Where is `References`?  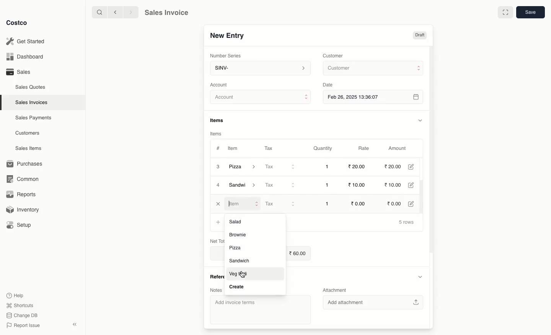 References is located at coordinates (214, 276).